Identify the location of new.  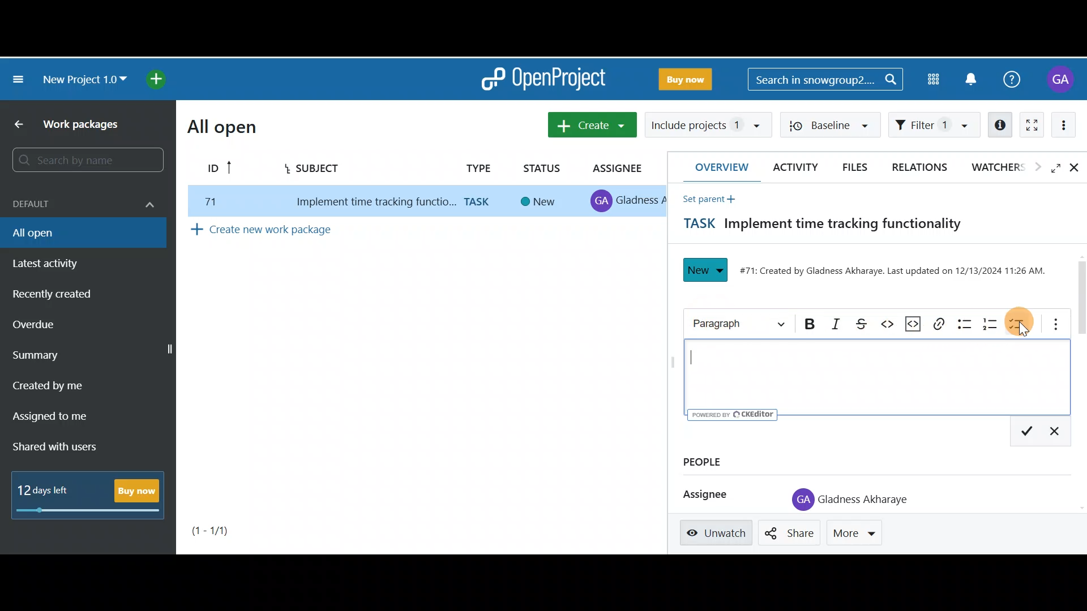
(540, 202).